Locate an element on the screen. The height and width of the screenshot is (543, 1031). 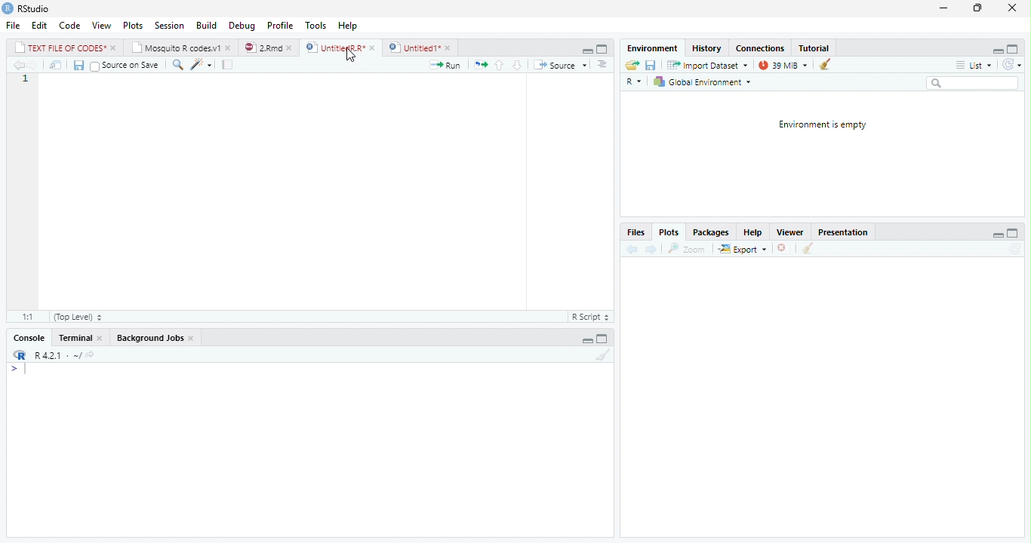
Maximize is located at coordinates (1012, 232).